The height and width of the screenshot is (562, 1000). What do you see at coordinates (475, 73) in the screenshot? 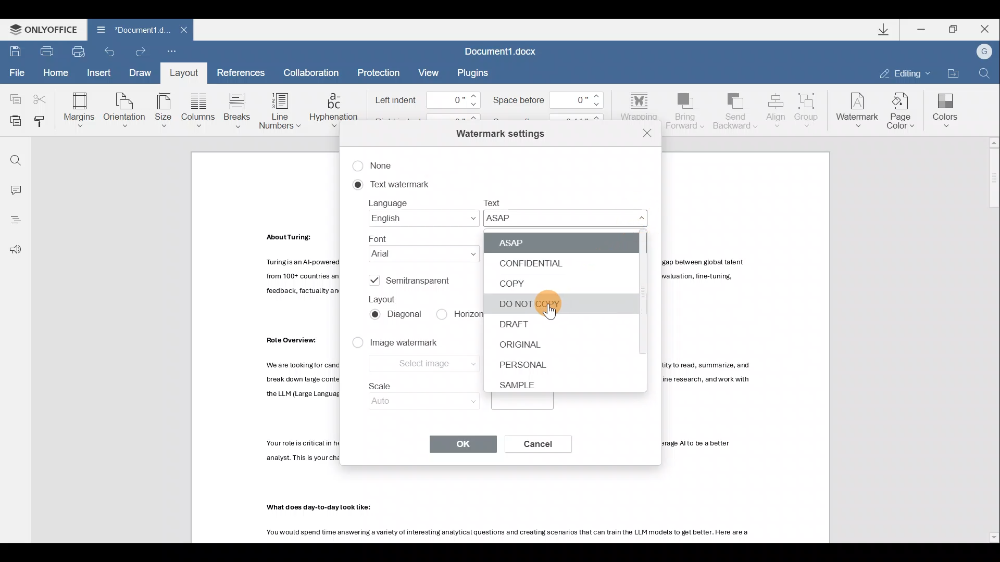
I see `Plugins` at bounding box center [475, 73].